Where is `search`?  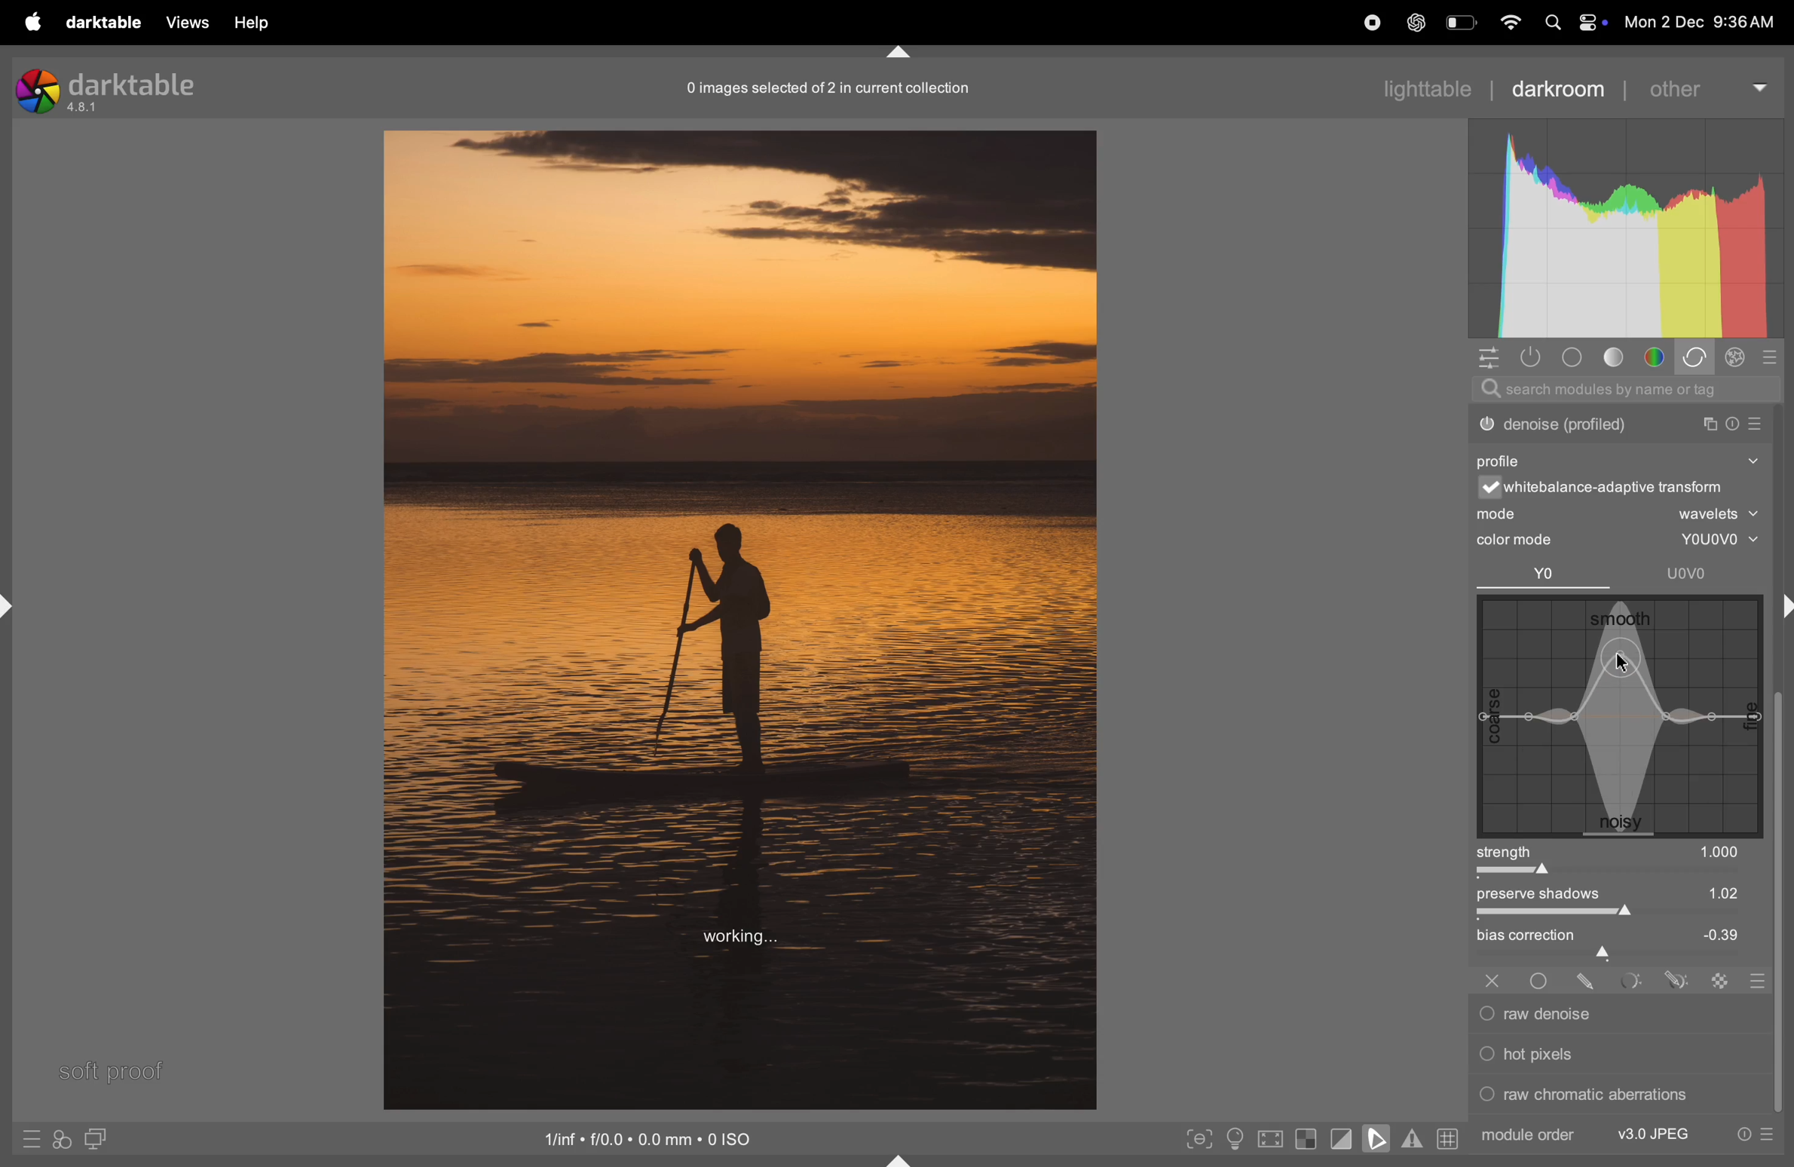 search is located at coordinates (1628, 390).